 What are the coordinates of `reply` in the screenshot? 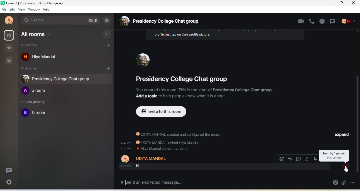 It's located at (290, 159).